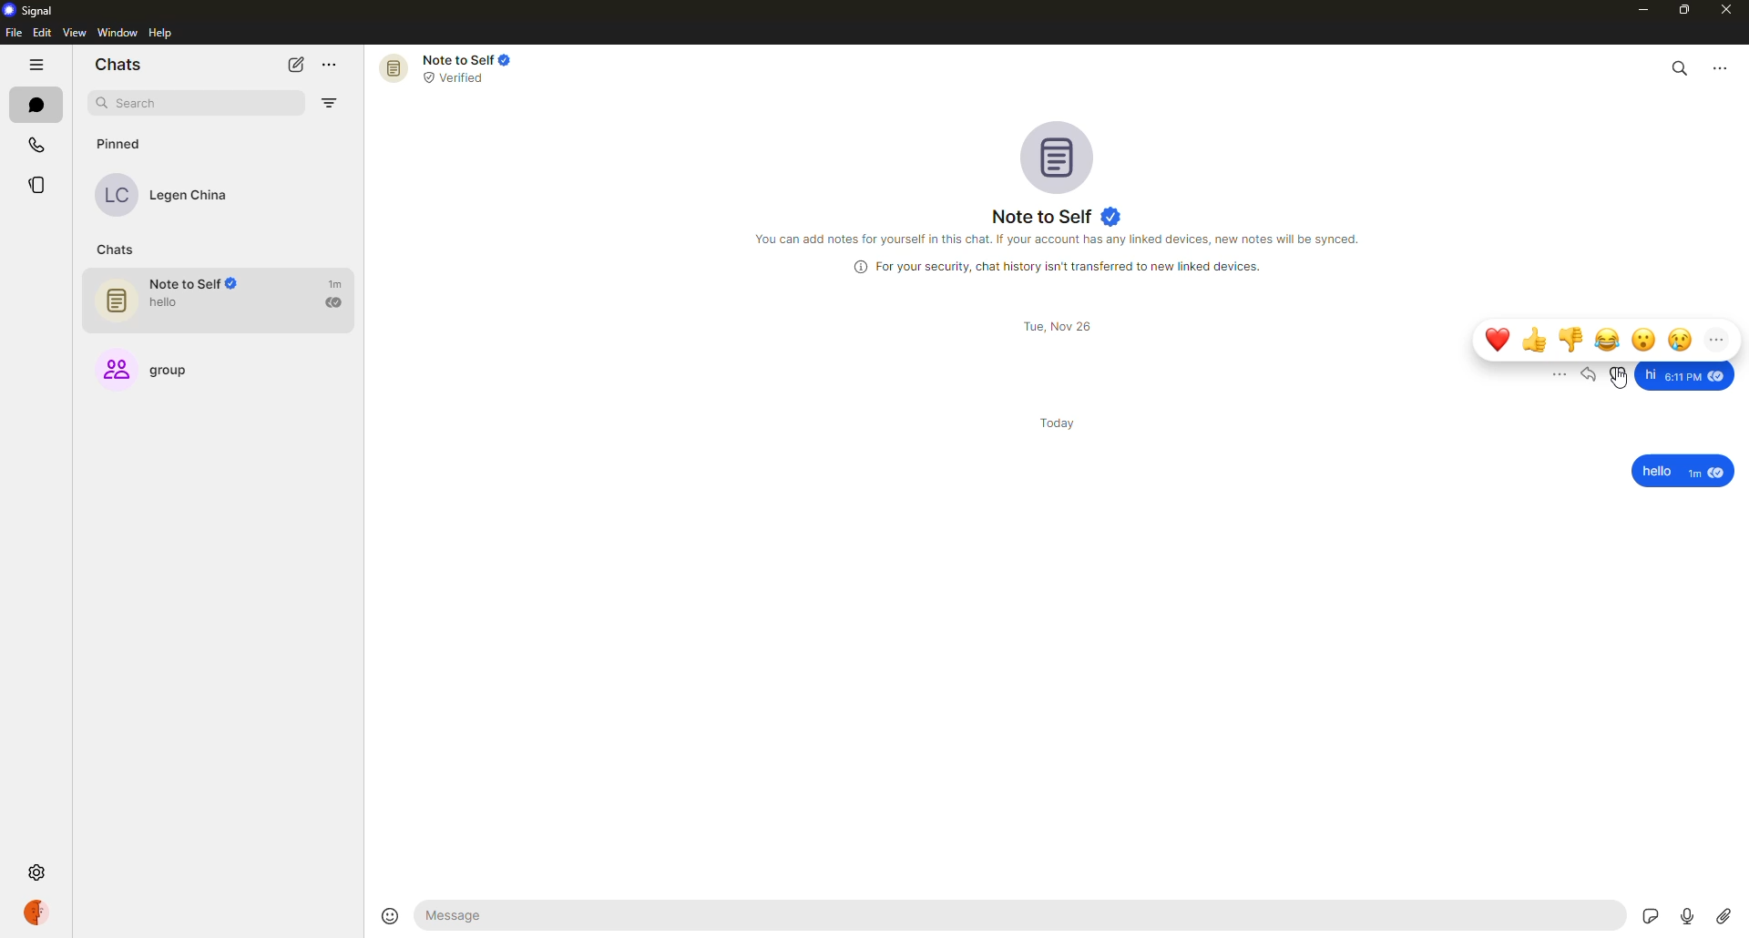 This screenshot has width=1749, height=938. What do you see at coordinates (1723, 914) in the screenshot?
I see `attach` at bounding box center [1723, 914].